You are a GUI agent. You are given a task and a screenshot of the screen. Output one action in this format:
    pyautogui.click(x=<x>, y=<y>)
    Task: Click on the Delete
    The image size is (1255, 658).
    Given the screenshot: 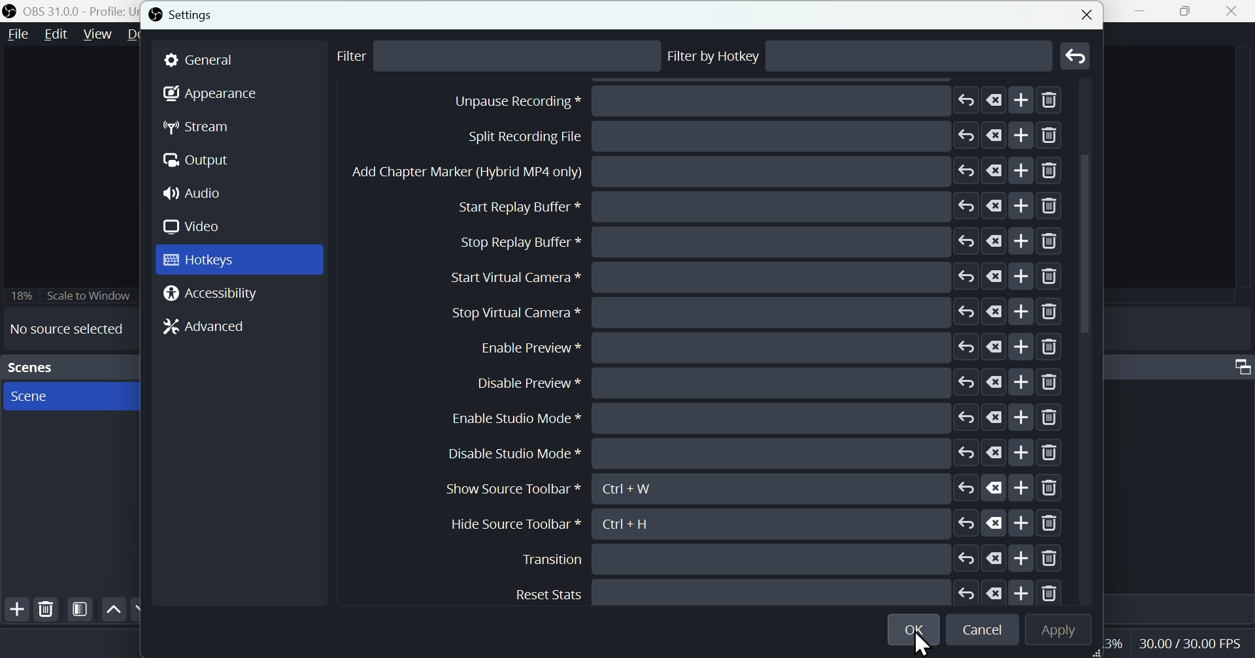 What is the action you would take?
    pyautogui.click(x=46, y=609)
    